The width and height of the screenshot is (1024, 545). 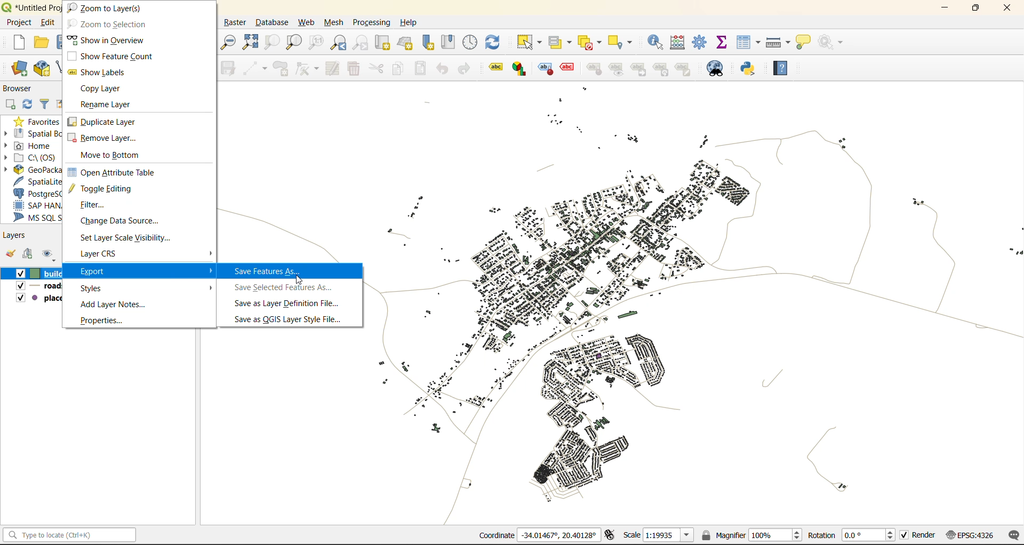 I want to click on show spatial bookmark, so click(x=450, y=42).